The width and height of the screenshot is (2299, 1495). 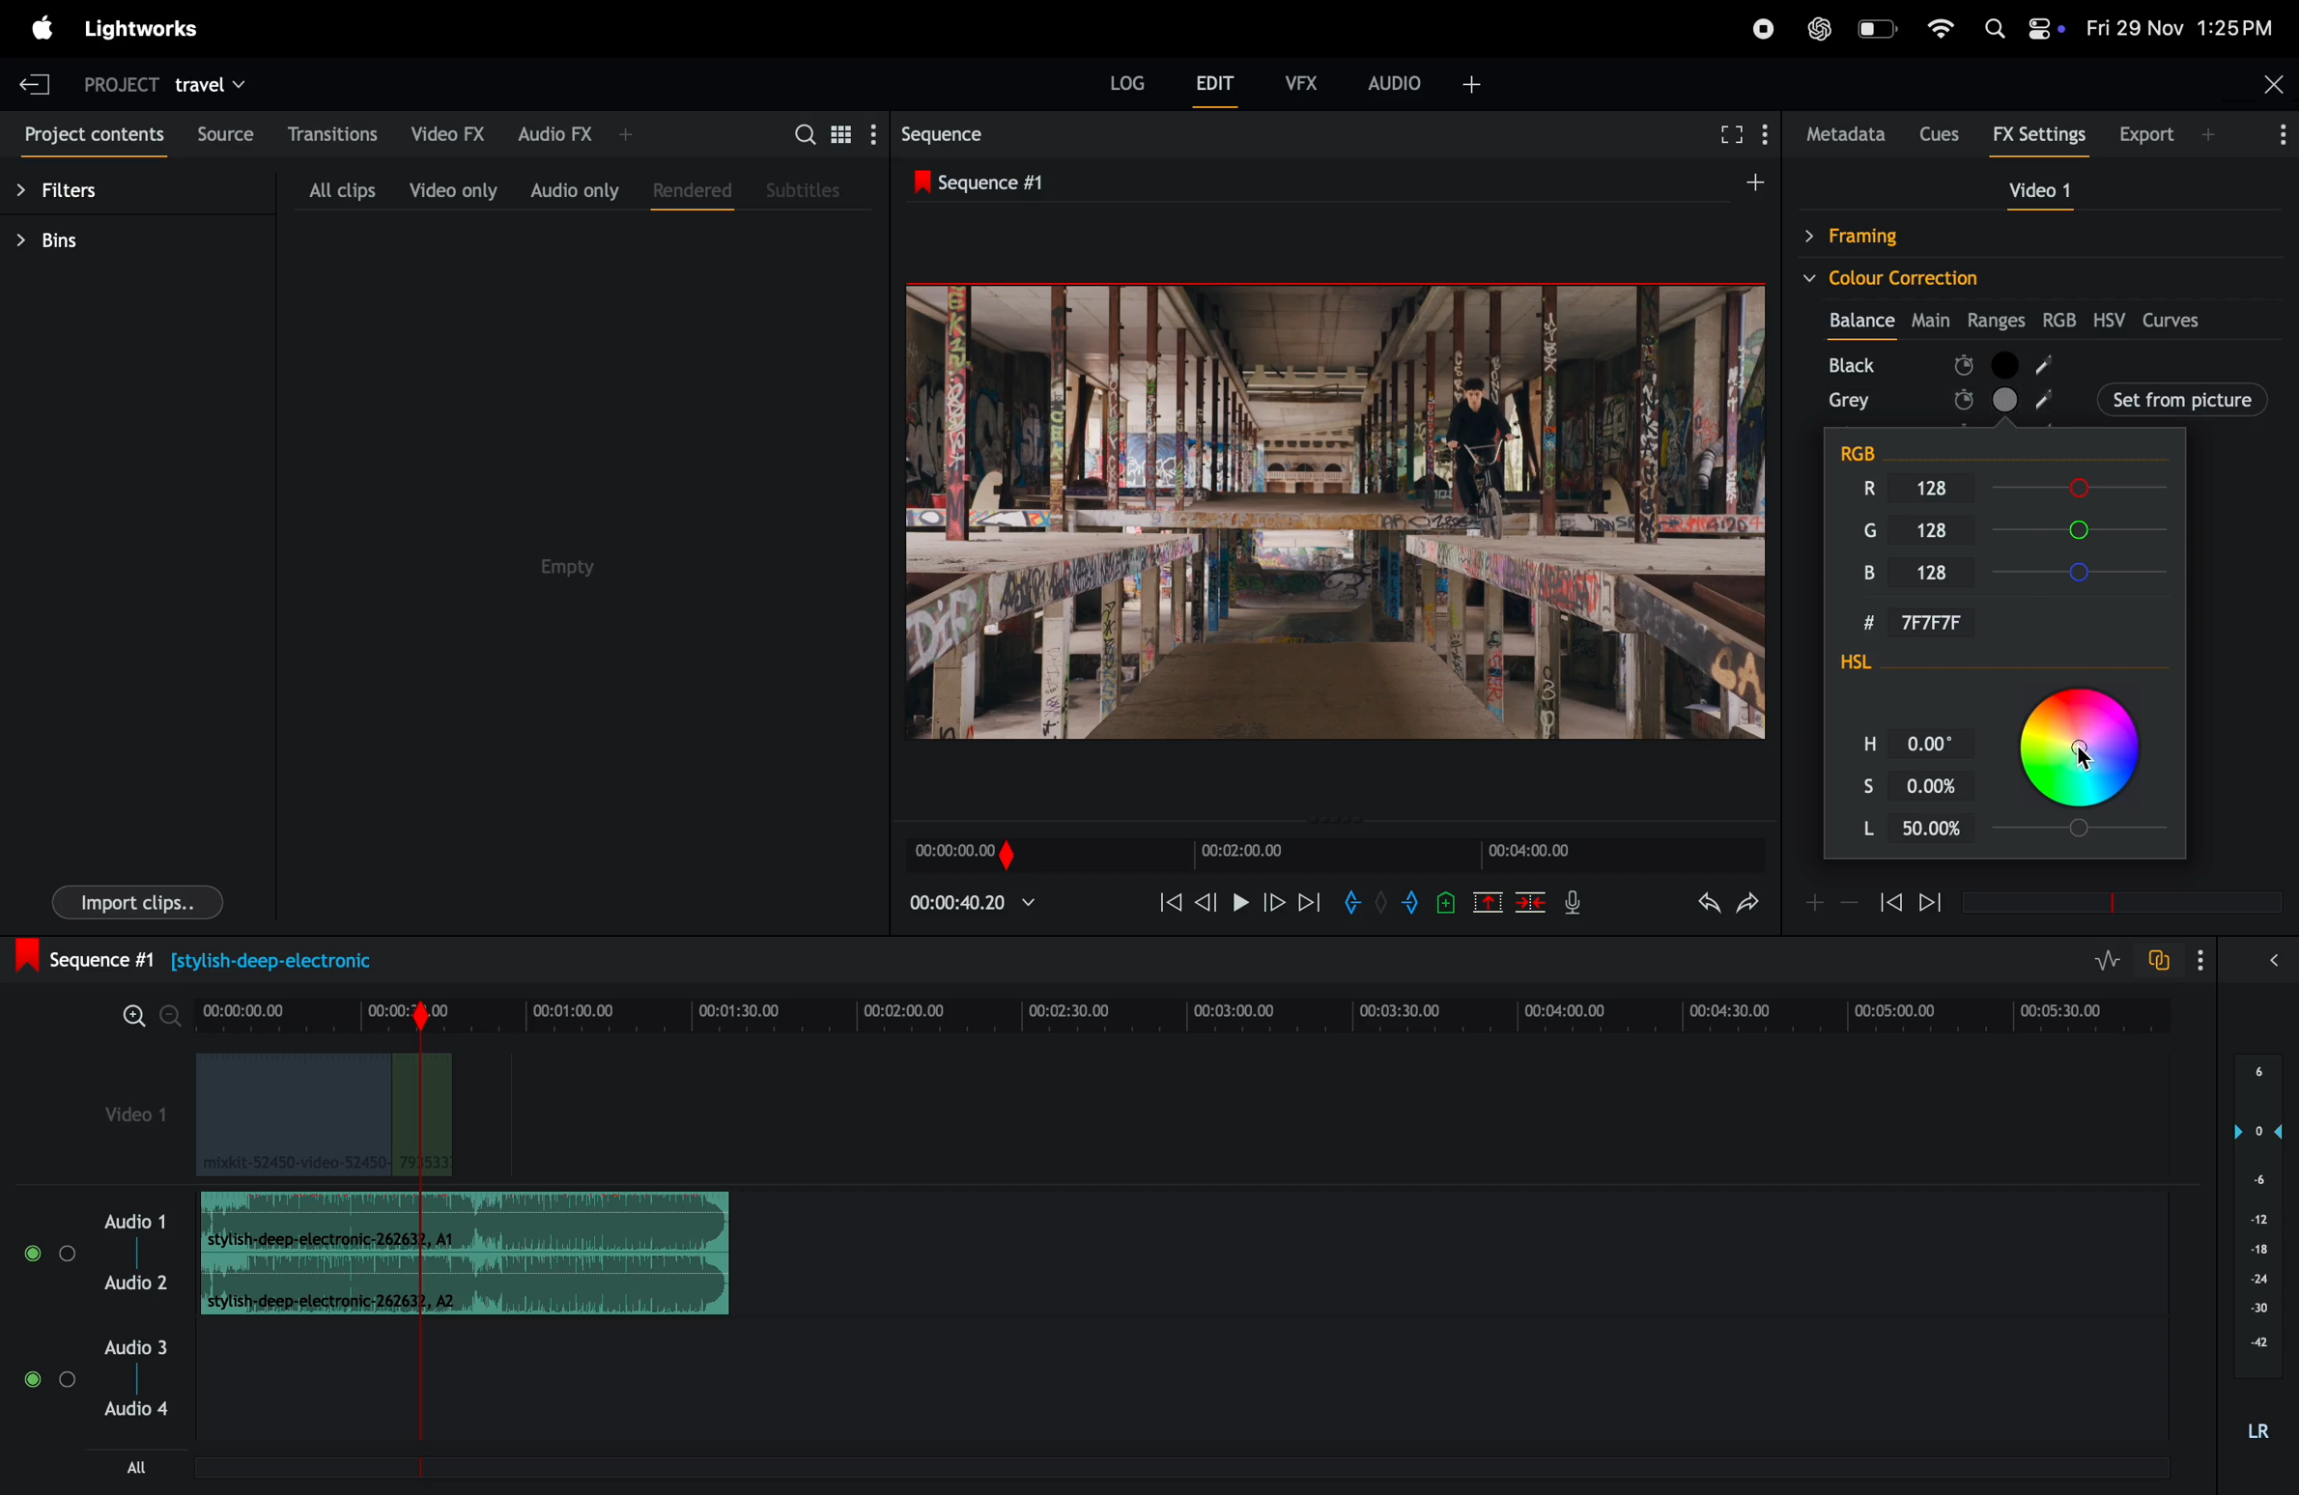 I want to click on G Input, so click(x=1948, y=532).